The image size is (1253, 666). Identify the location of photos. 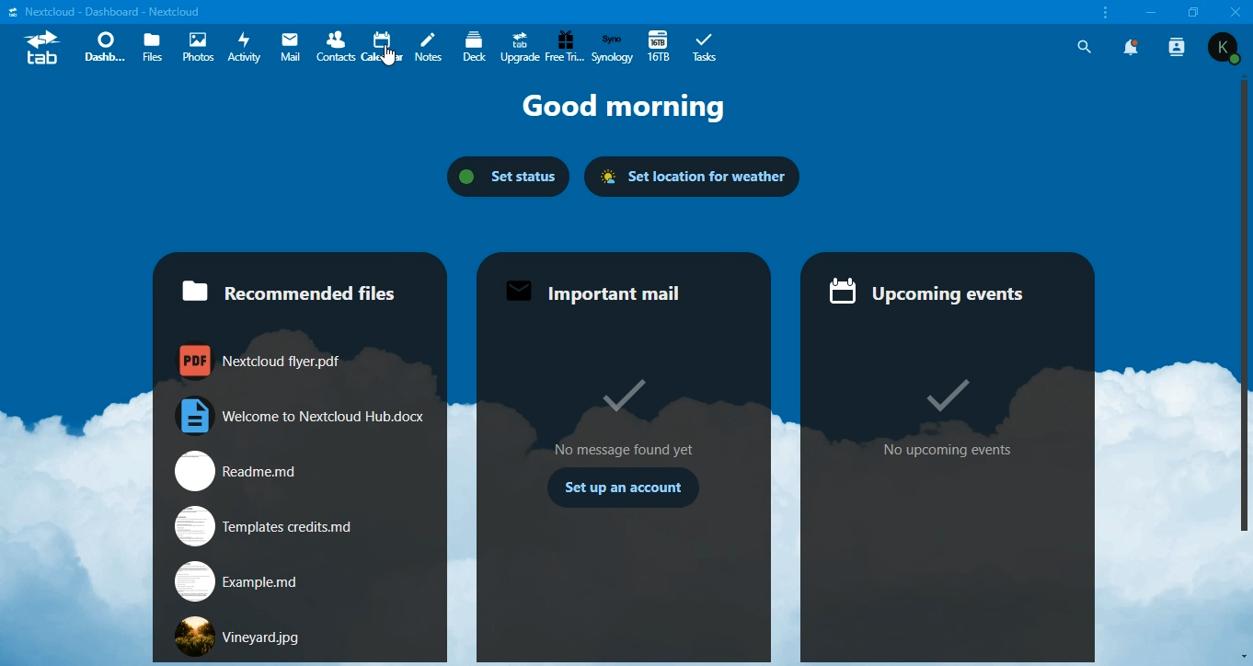
(199, 48).